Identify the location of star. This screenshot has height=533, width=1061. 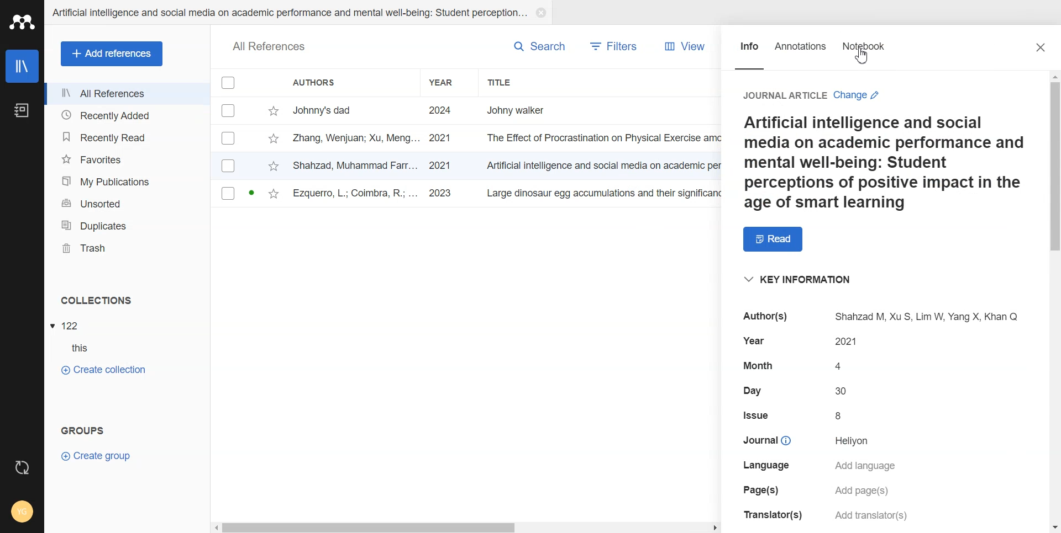
(274, 111).